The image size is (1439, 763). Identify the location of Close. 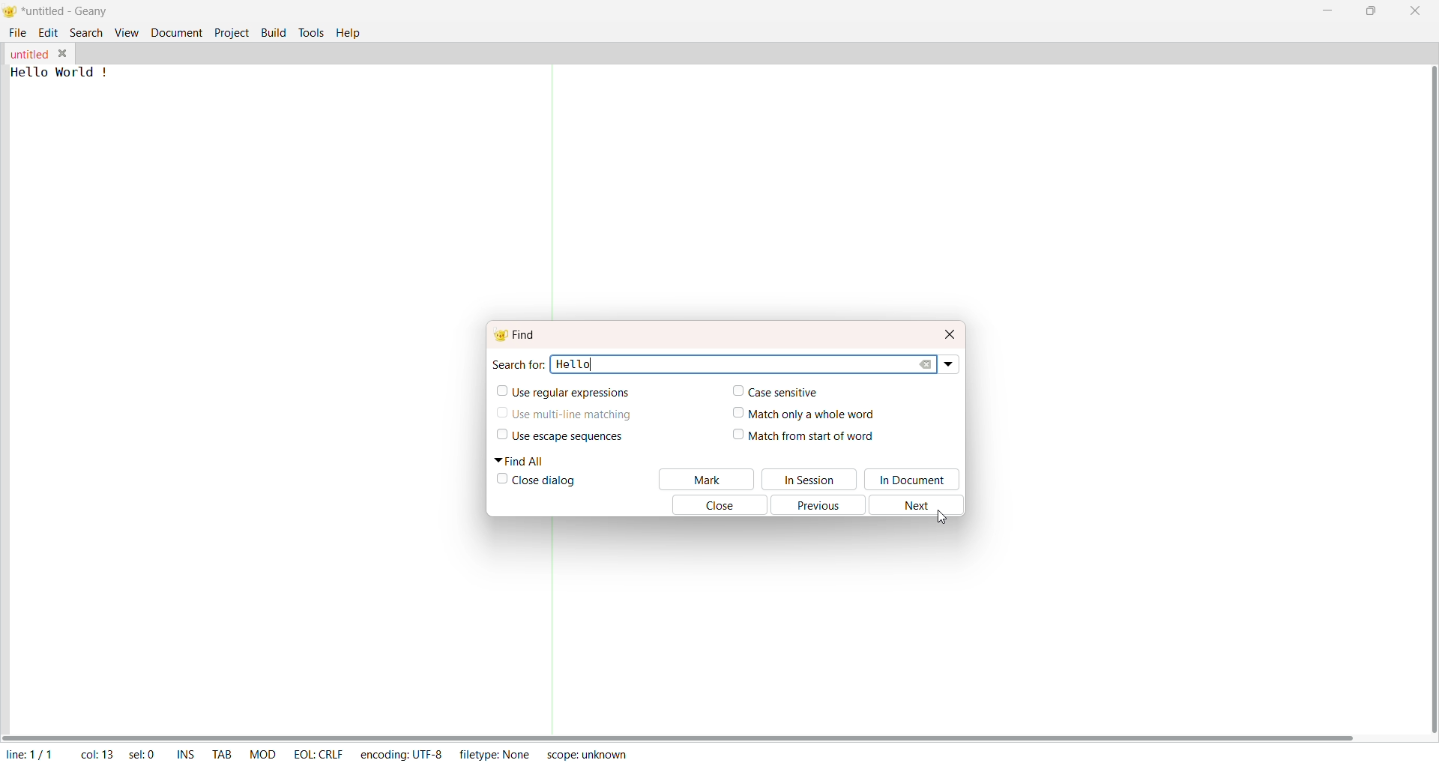
(714, 506).